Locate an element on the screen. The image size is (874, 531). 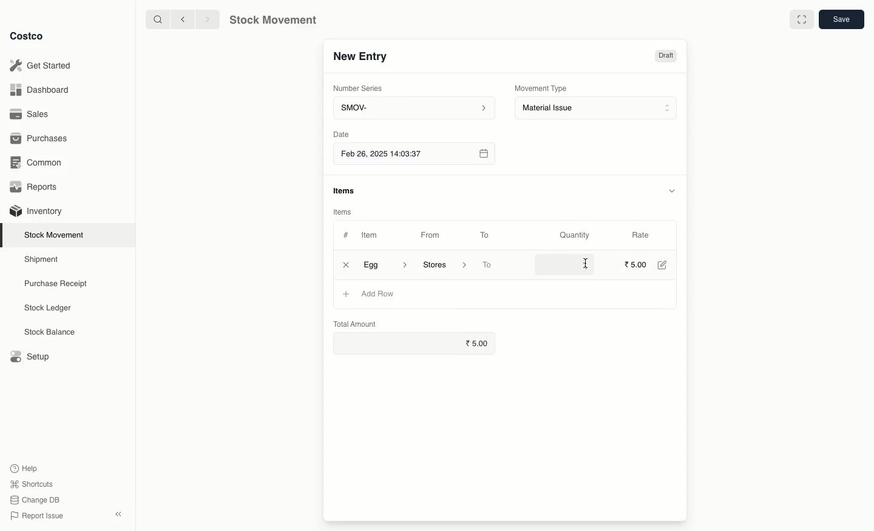
Rate is located at coordinates (641, 233).